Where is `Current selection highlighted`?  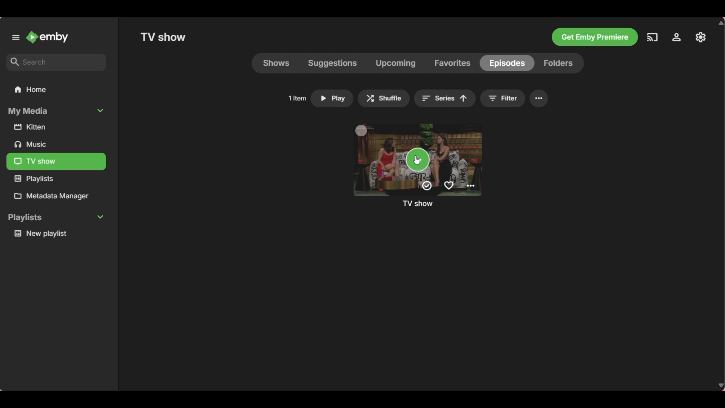 Current selection highlighted is located at coordinates (506, 63).